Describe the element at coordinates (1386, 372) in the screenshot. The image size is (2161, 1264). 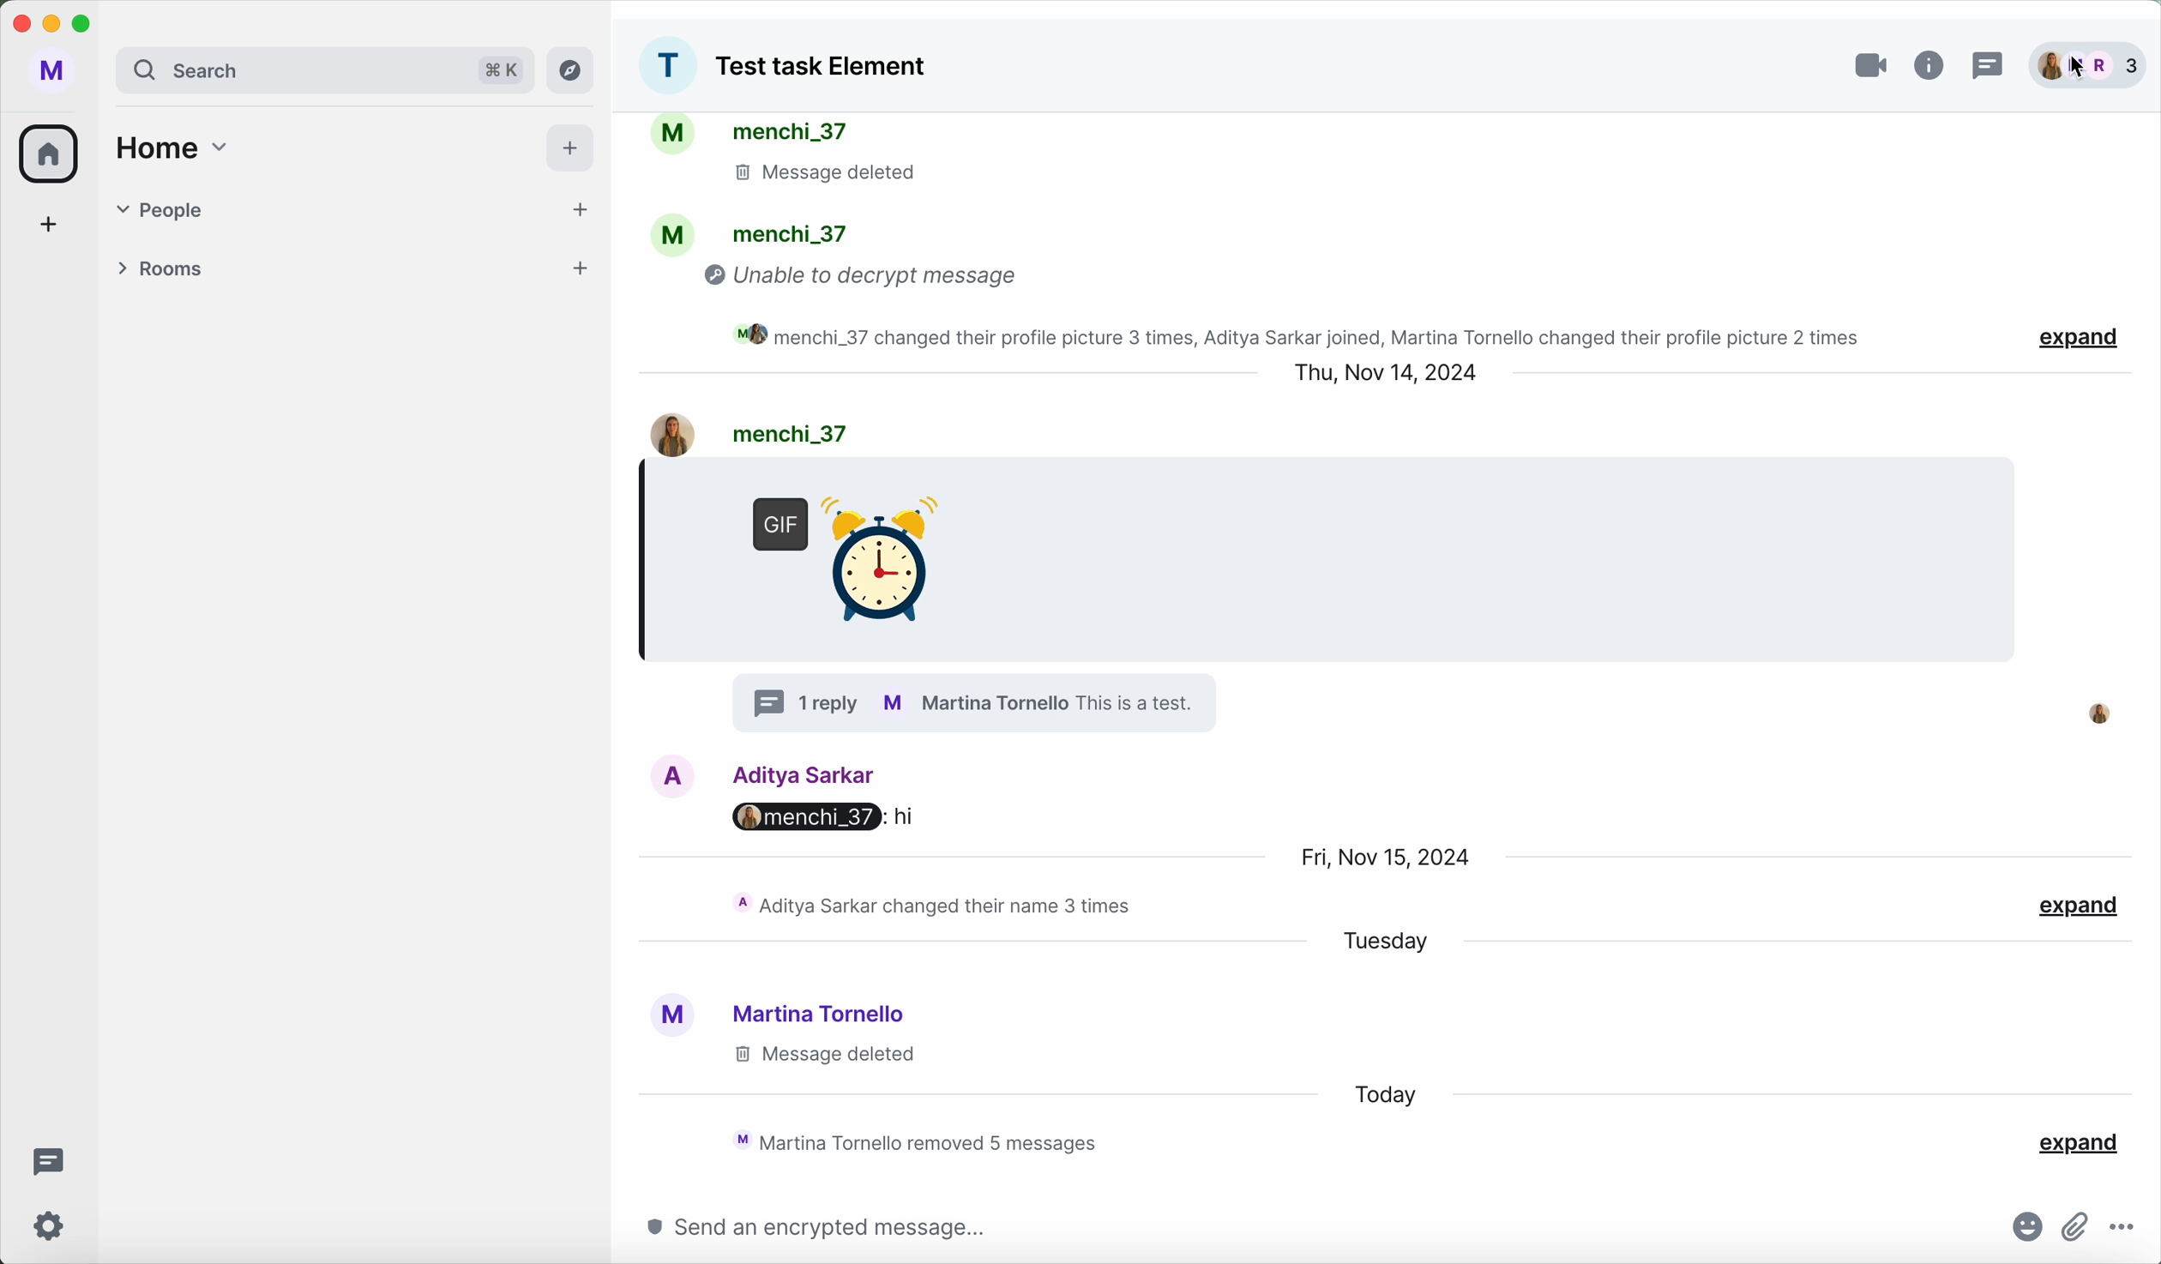
I see `date` at that location.